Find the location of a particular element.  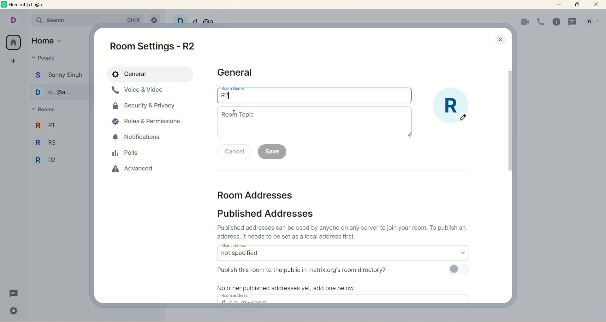

security and privacy is located at coordinates (145, 108).